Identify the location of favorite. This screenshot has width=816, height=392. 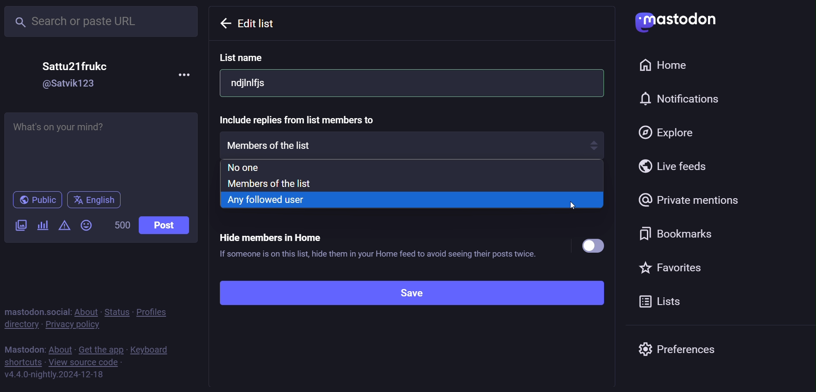
(677, 268).